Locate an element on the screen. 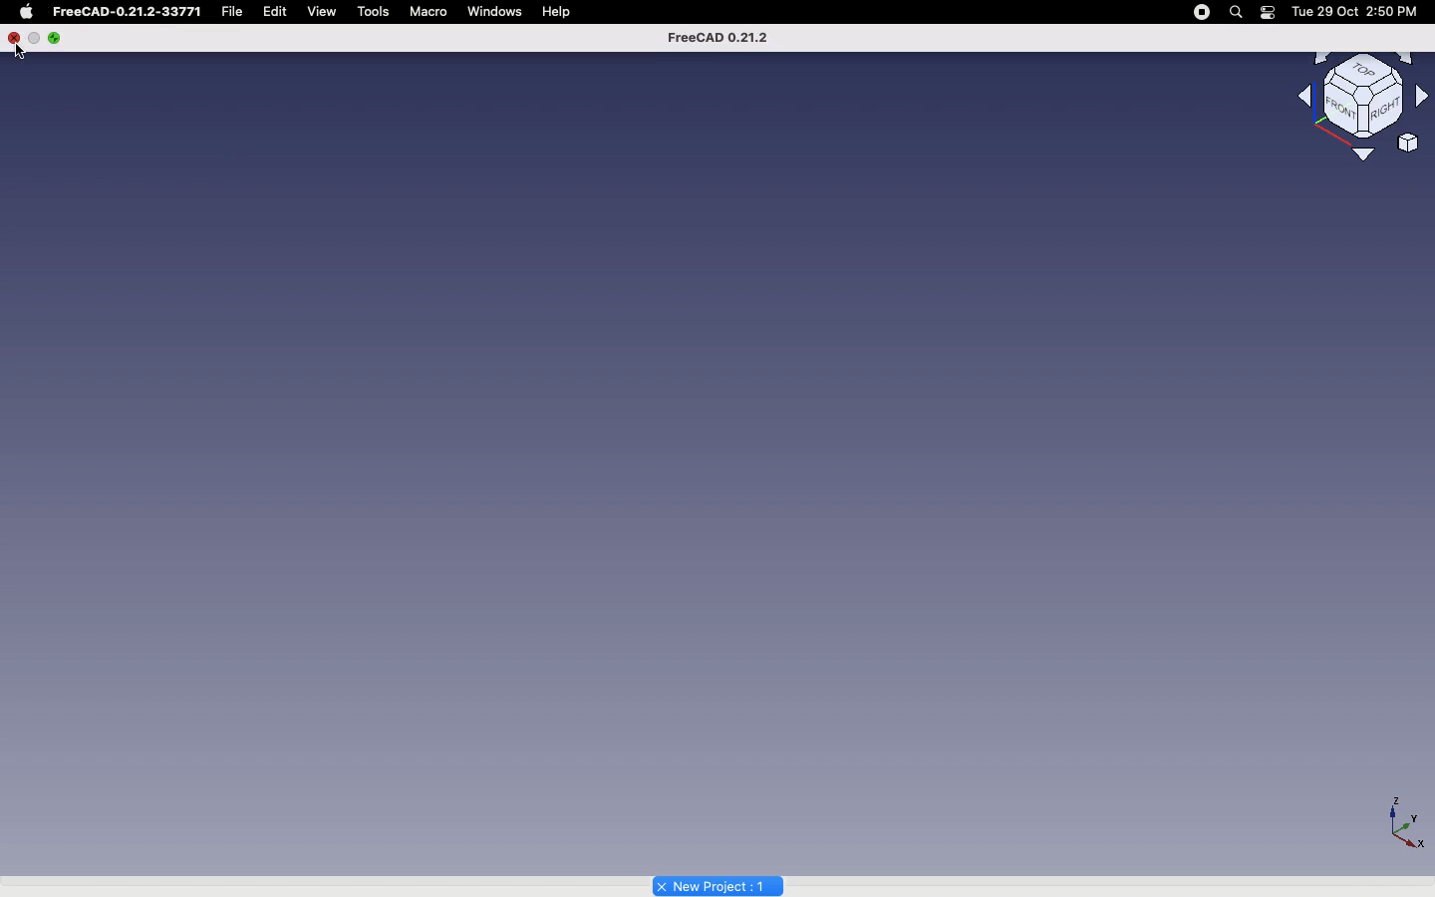 The height and width of the screenshot is (897, 1435). Restore is located at coordinates (35, 37).